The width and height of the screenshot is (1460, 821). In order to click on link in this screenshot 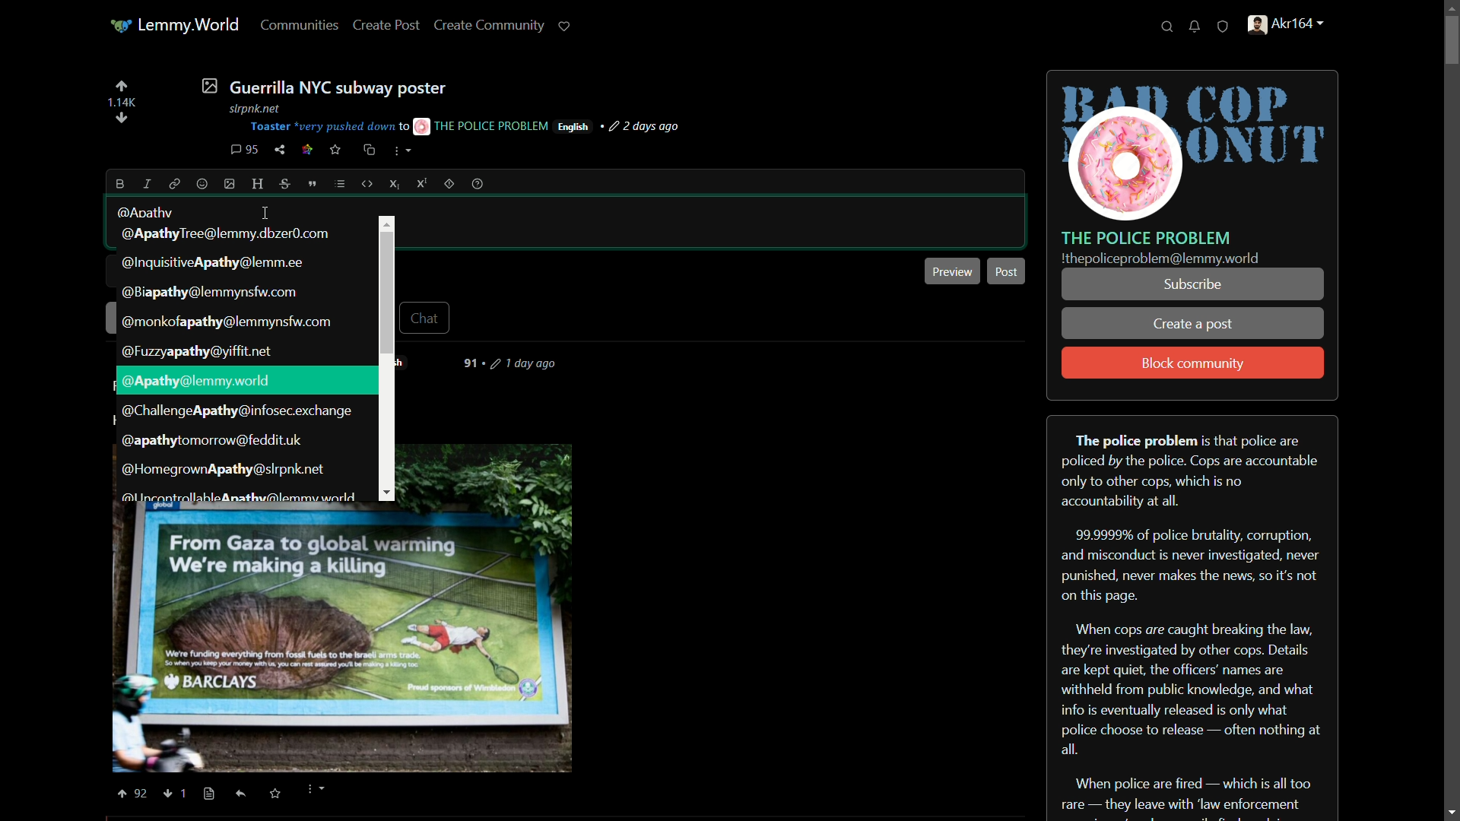, I will do `click(307, 151)`.